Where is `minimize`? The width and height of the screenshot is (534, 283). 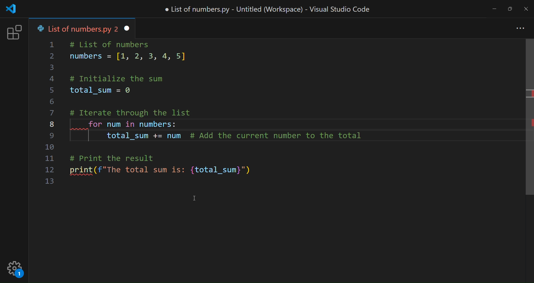
minimize is located at coordinates (495, 9).